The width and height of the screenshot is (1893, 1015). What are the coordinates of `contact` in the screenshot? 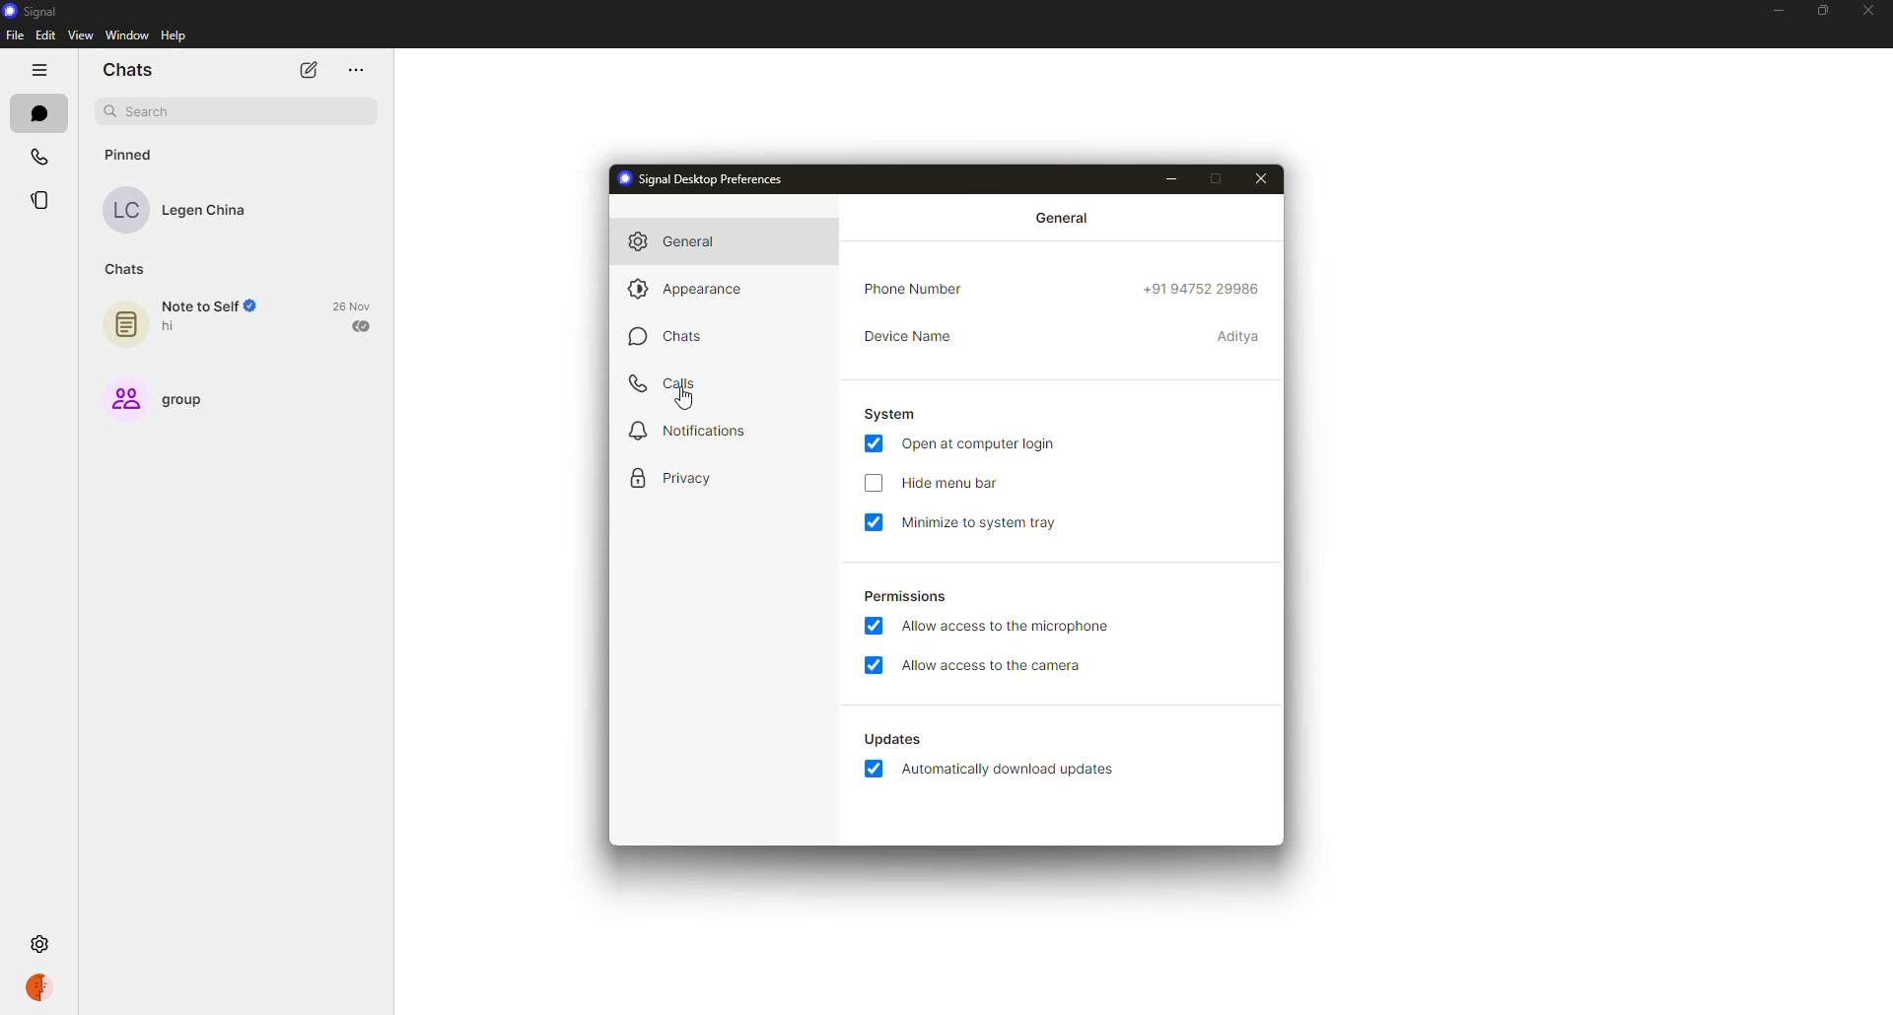 It's located at (180, 210).